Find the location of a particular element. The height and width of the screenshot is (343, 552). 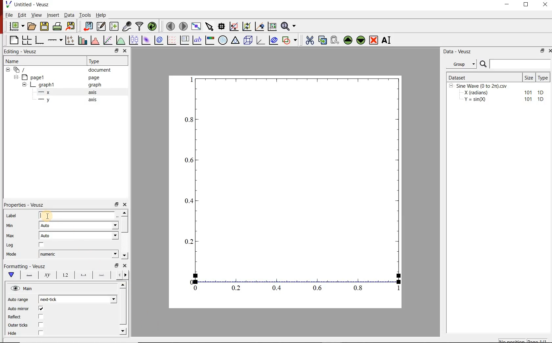

Type is located at coordinates (96, 60).